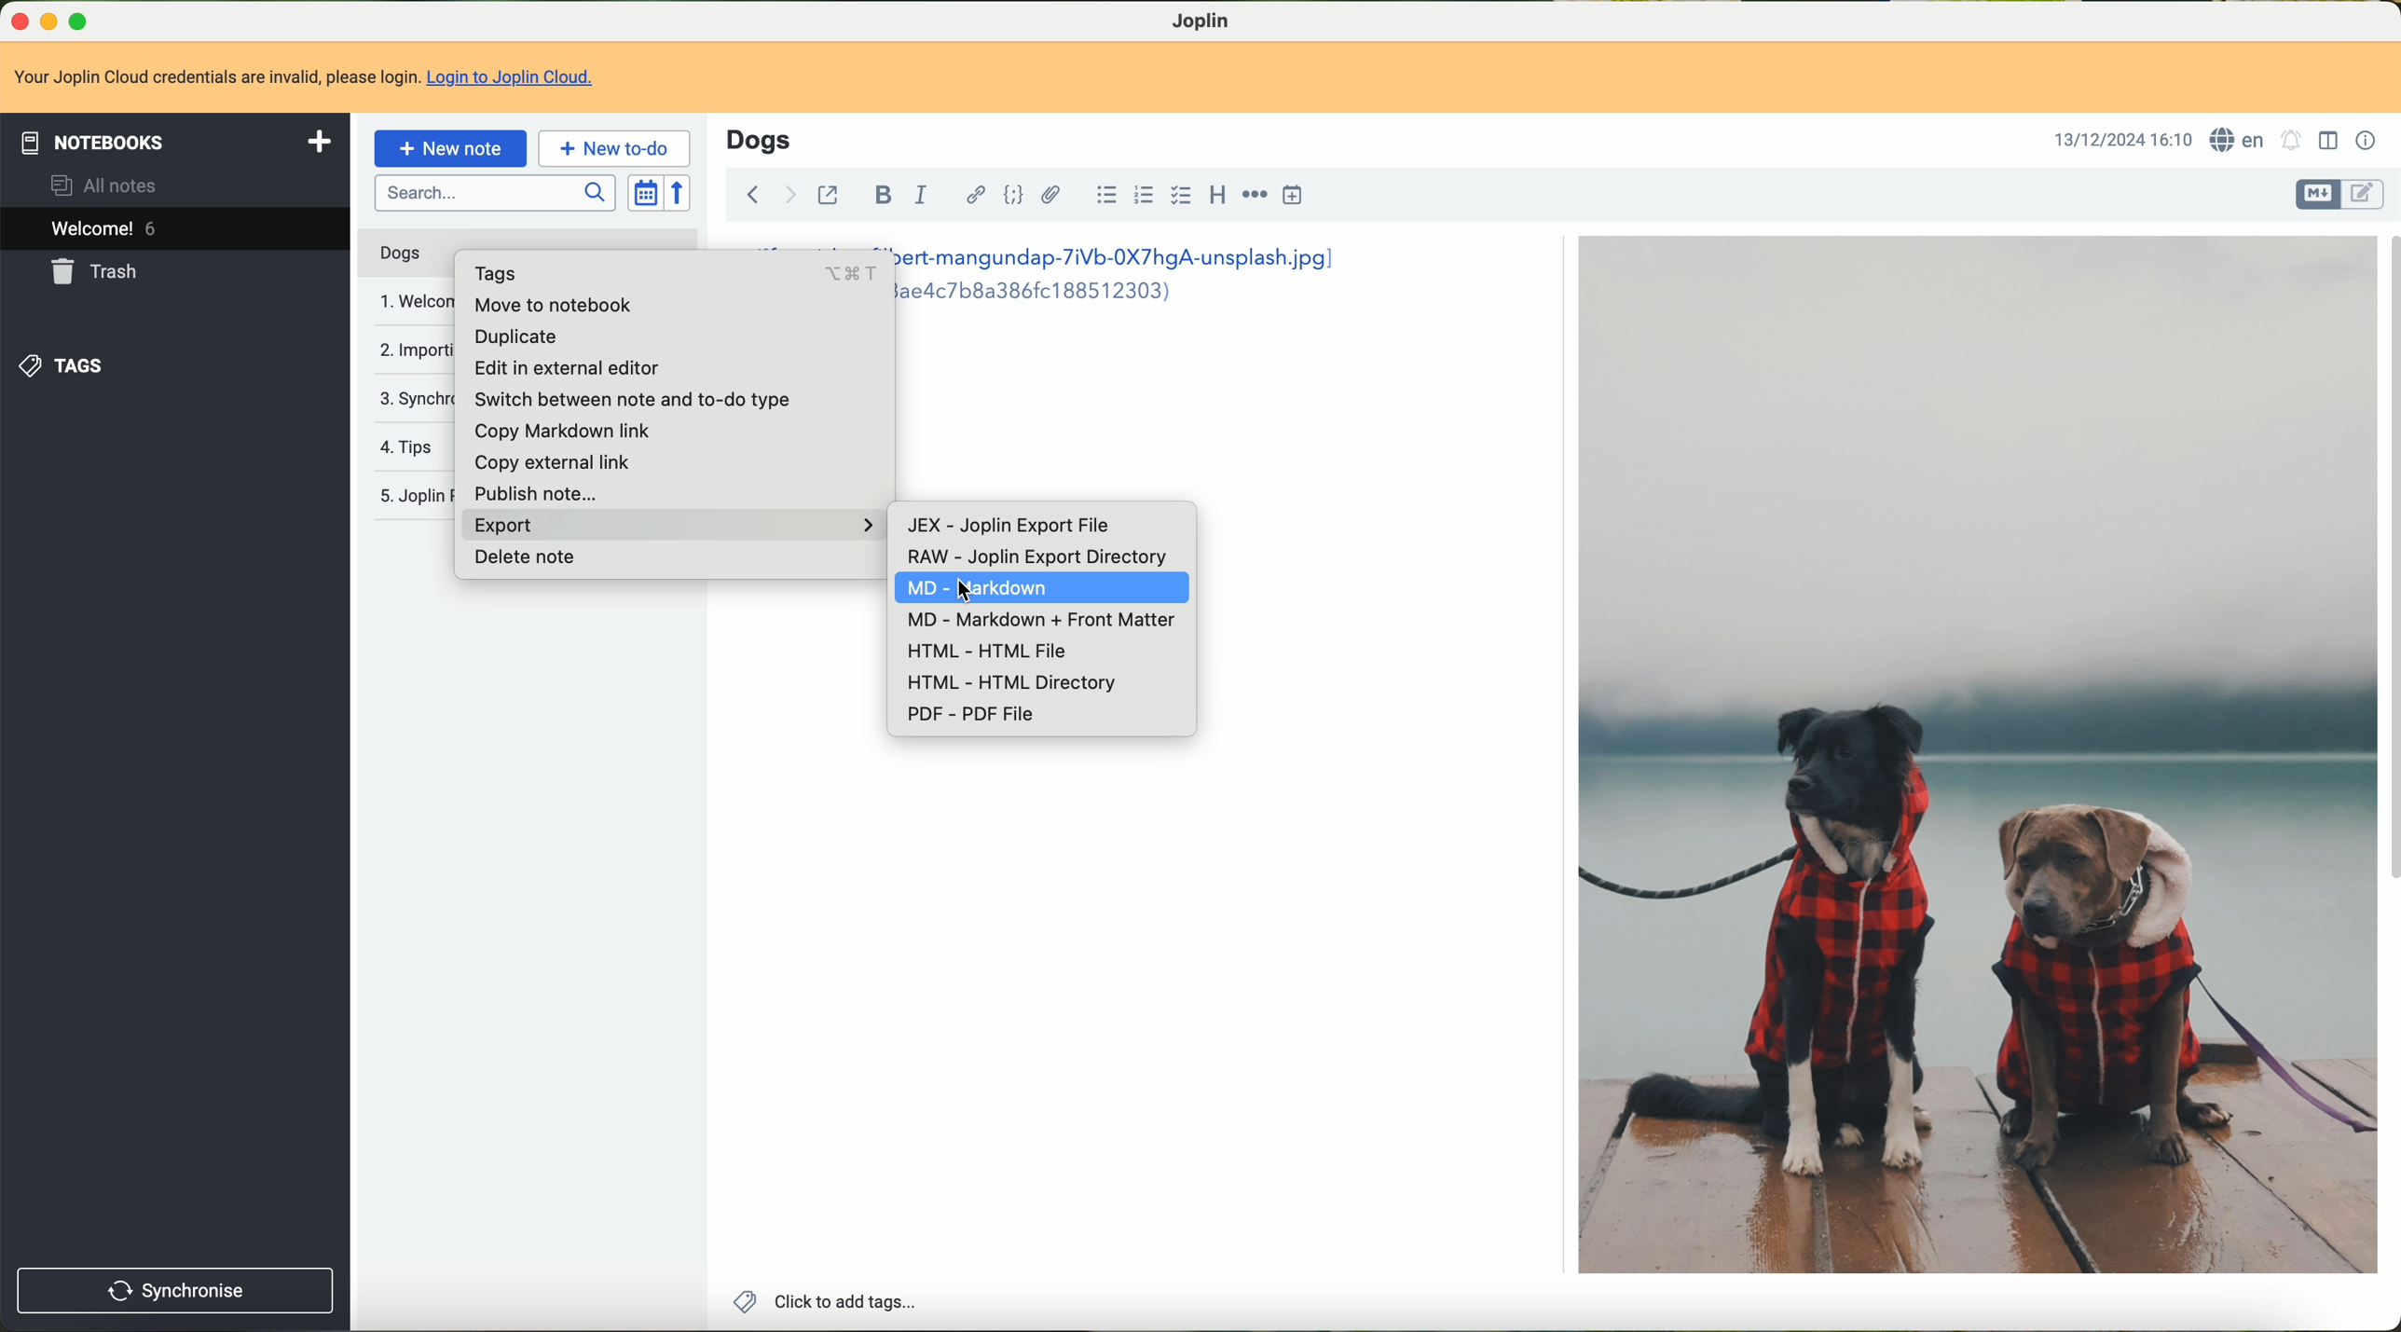 The height and width of the screenshot is (1332, 2401). Describe the element at coordinates (921, 198) in the screenshot. I see `italic` at that location.